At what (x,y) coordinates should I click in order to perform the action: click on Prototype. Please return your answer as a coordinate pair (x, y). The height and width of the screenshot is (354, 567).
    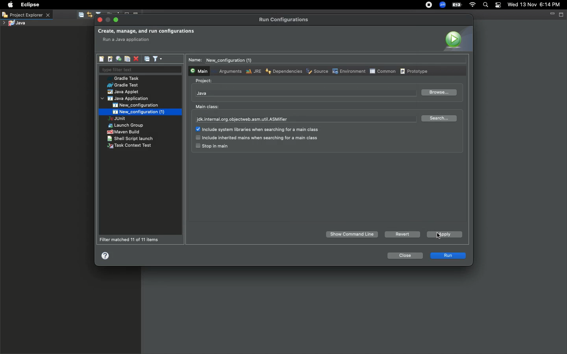
    Looking at the image, I should click on (415, 71).